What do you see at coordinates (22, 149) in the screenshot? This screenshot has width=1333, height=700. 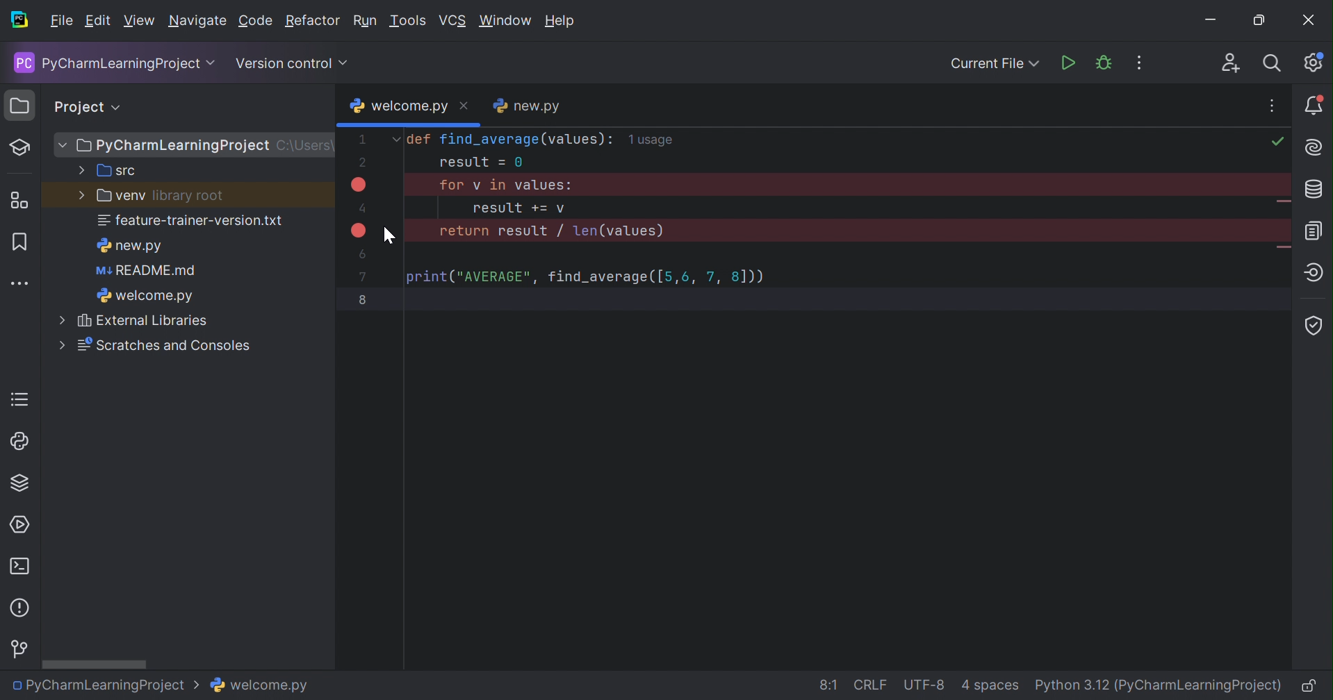 I see `Mark as Test` at bounding box center [22, 149].